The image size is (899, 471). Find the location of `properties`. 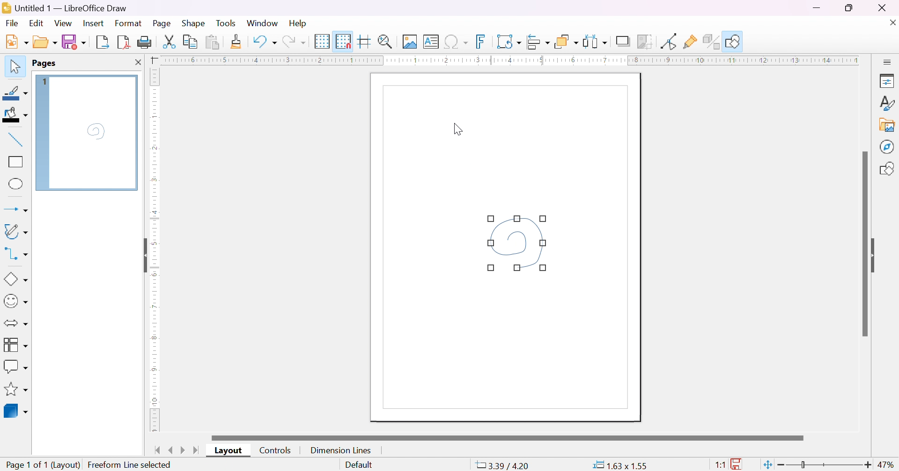

properties is located at coordinates (887, 80).